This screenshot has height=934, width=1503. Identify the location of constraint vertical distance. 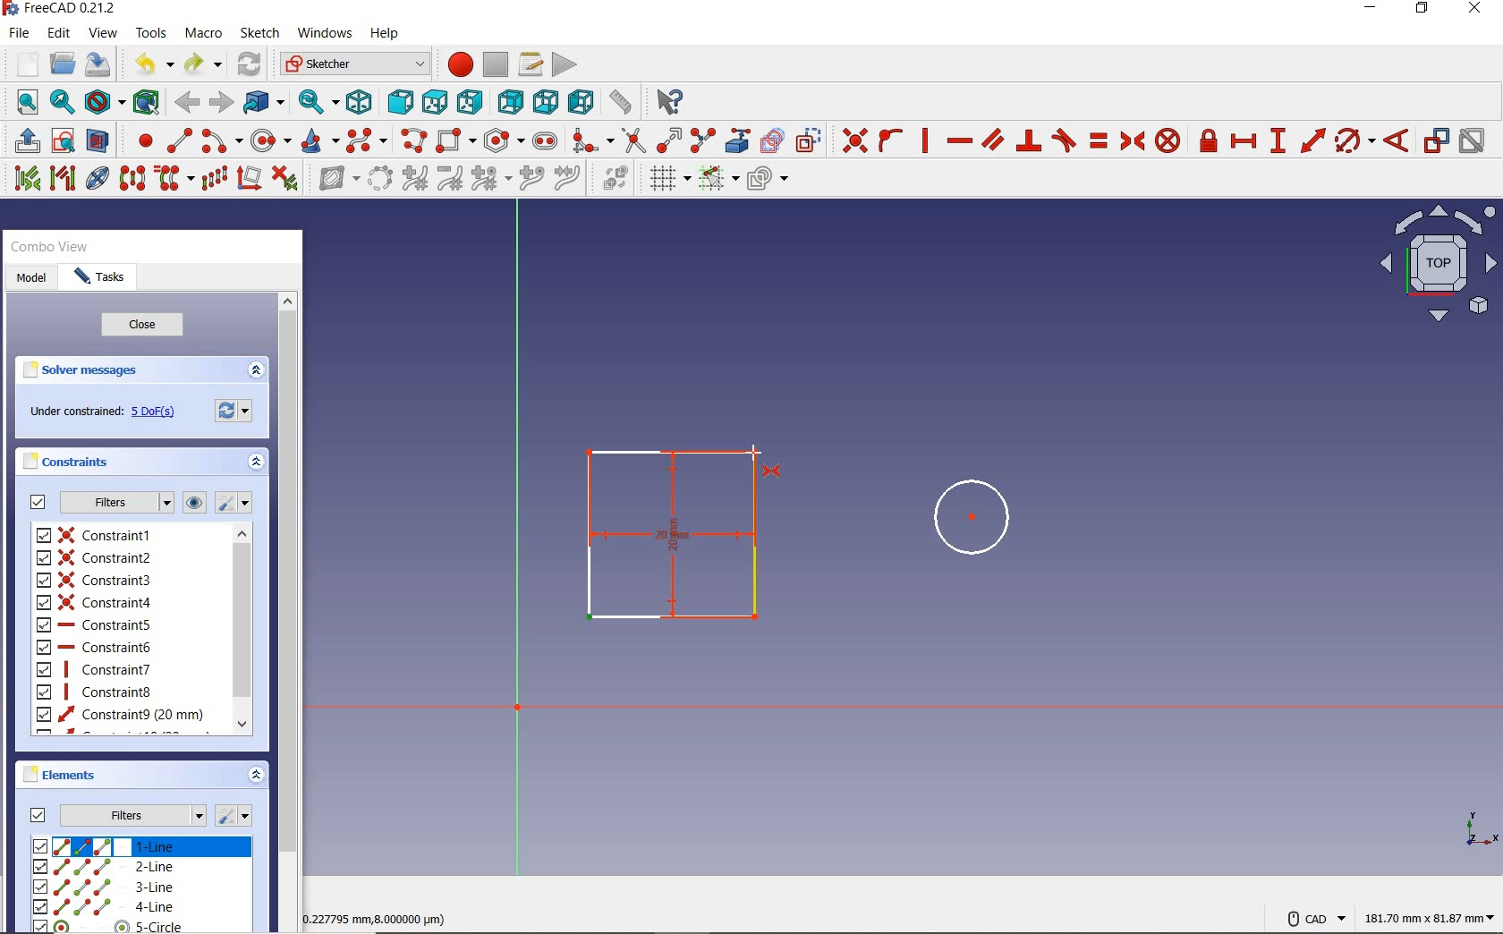
(1278, 141).